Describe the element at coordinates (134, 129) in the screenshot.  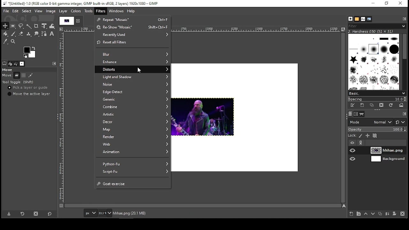
I see `map` at that location.